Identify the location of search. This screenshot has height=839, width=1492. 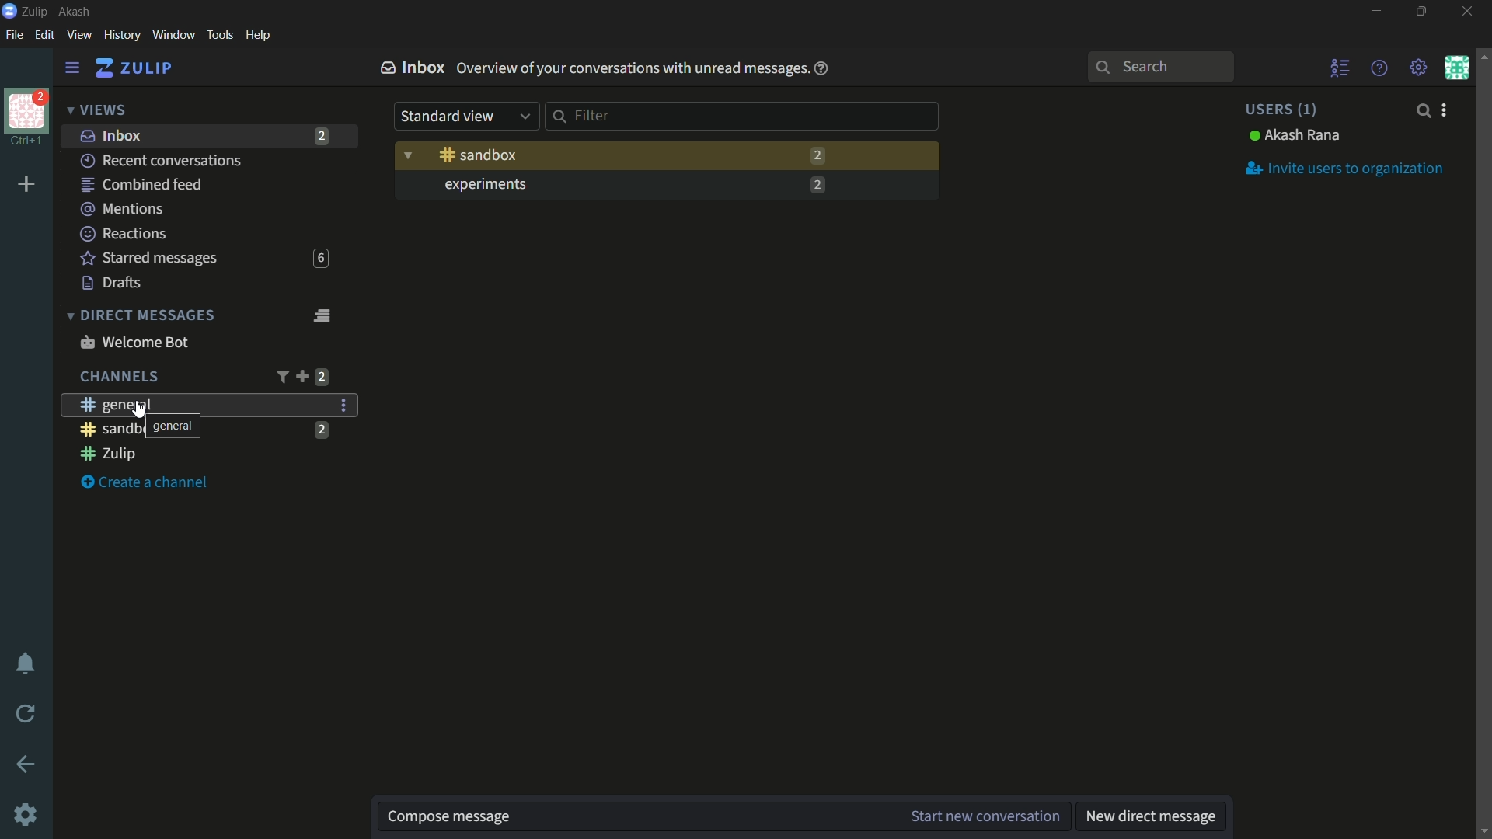
(1422, 110).